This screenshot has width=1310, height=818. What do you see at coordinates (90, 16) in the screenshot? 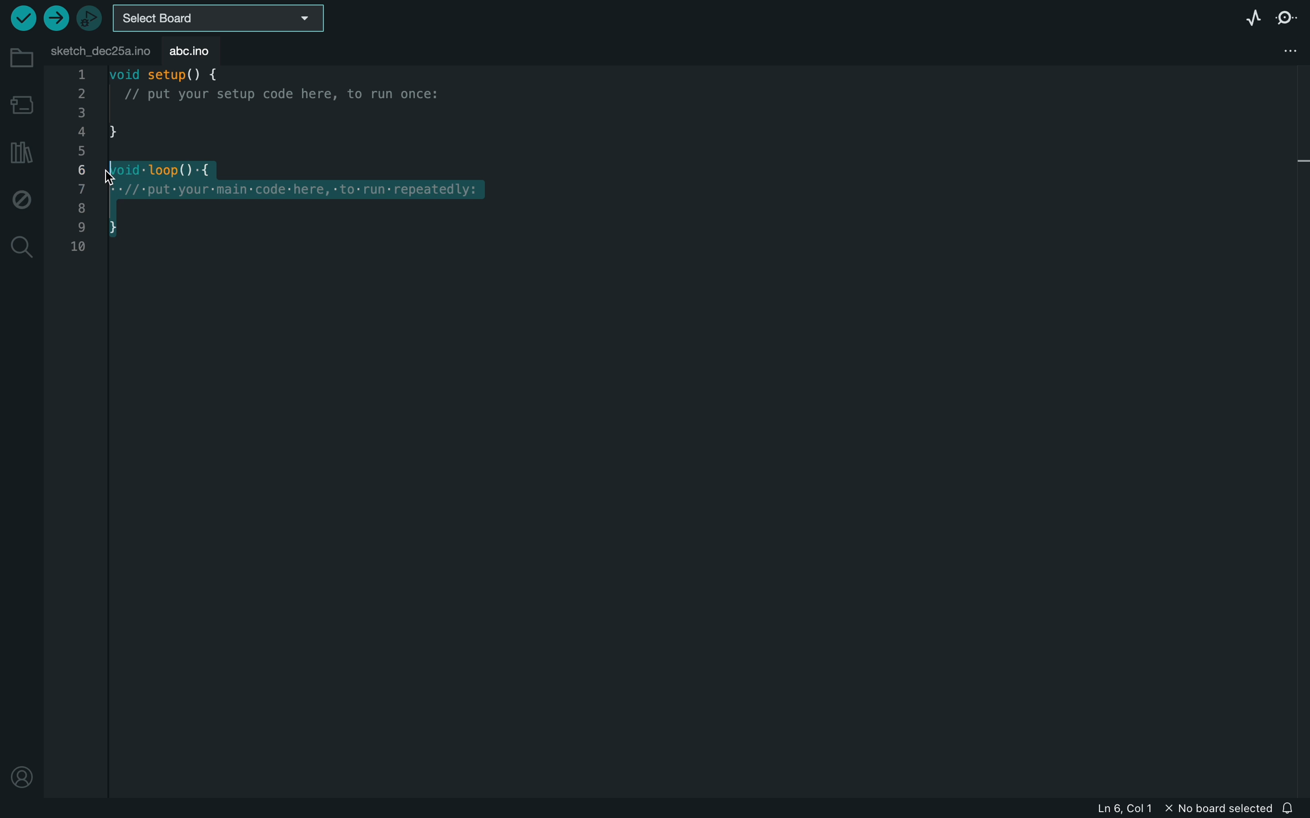
I see `debugger` at bounding box center [90, 16].